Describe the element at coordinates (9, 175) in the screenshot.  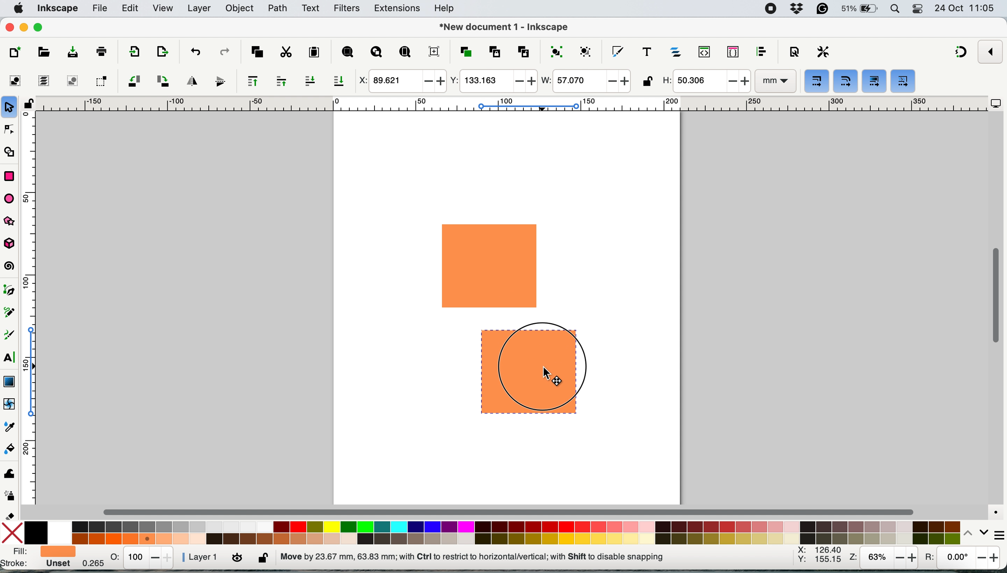
I see `rectangle tool` at that location.